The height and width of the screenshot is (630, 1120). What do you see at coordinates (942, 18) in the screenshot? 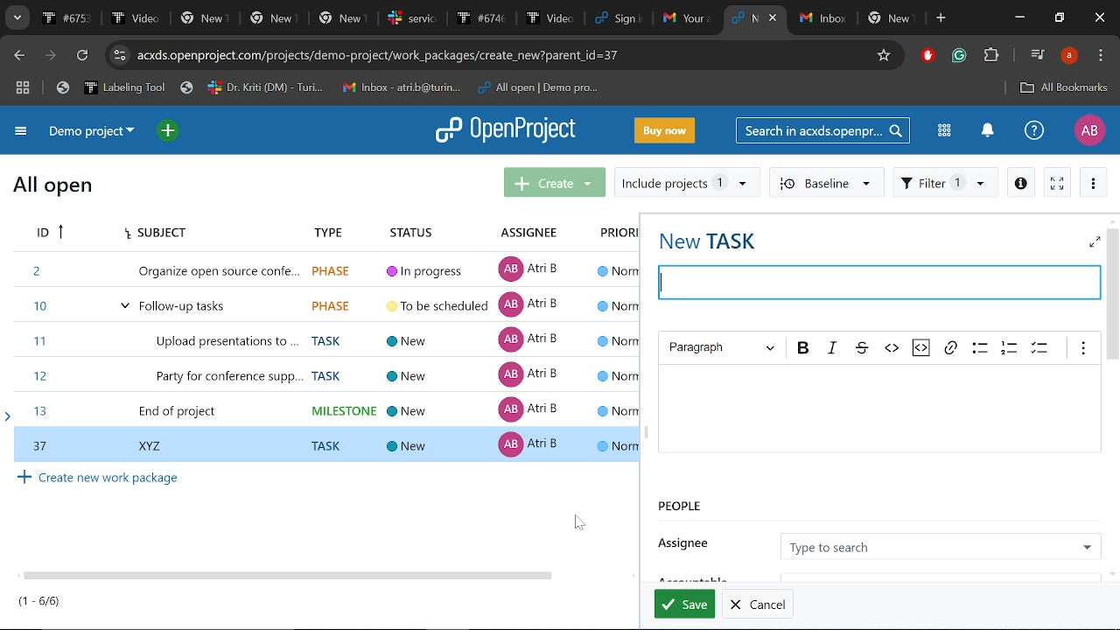
I see `Add new tab` at bounding box center [942, 18].